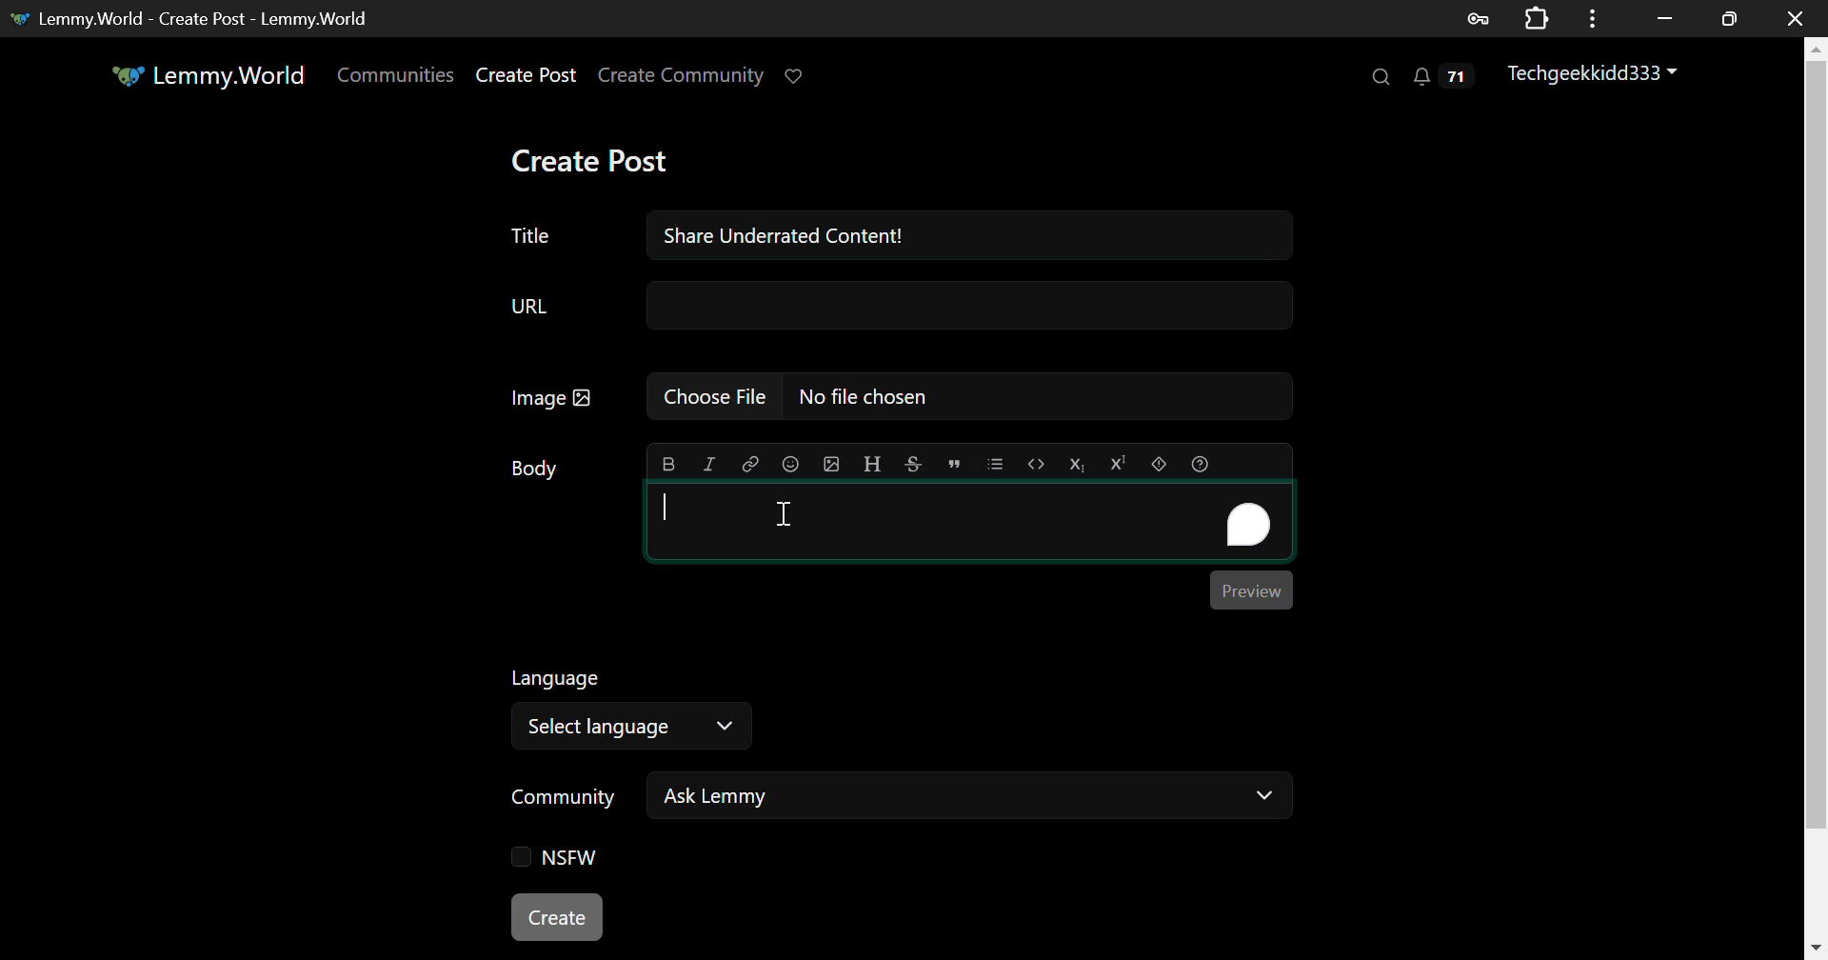 The height and width of the screenshot is (960, 1828). Describe the element at coordinates (952, 465) in the screenshot. I see `Quote` at that location.